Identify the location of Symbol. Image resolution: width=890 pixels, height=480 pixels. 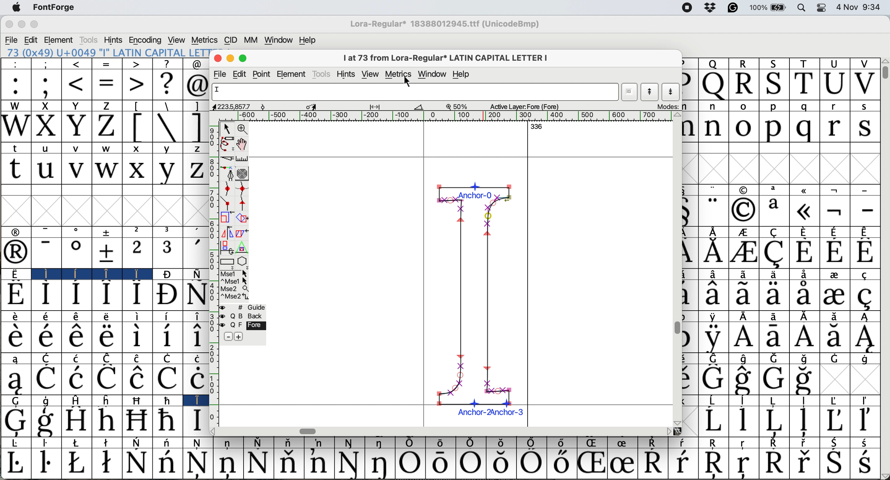
(468, 464).